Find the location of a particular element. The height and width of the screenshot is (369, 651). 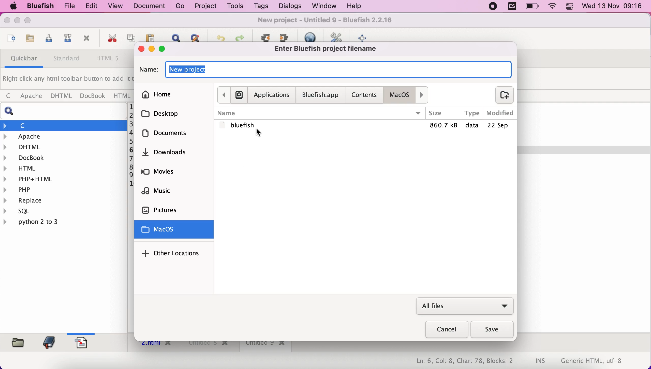

php+html is located at coordinates (63, 178).